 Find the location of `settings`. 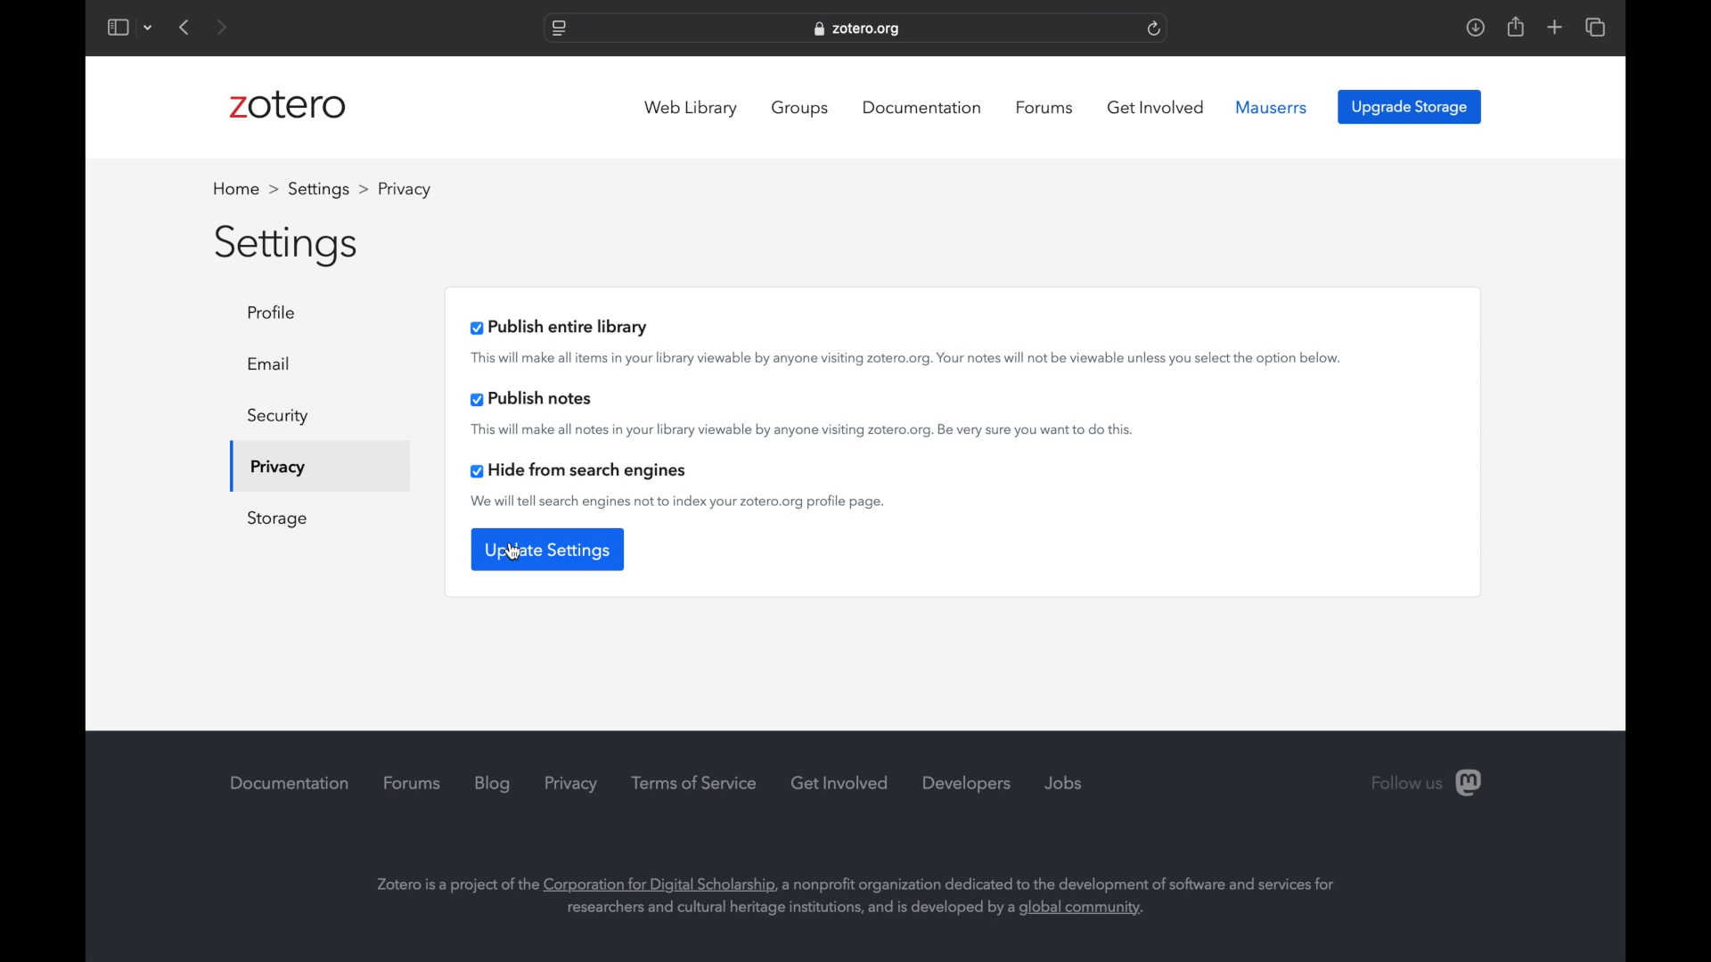

settings is located at coordinates (328, 189).